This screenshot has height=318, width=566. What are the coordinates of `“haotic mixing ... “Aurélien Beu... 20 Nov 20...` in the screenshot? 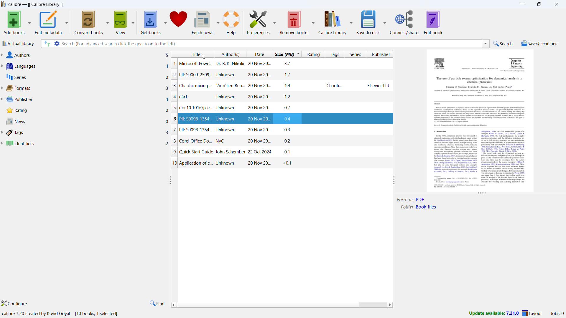 It's located at (226, 85).